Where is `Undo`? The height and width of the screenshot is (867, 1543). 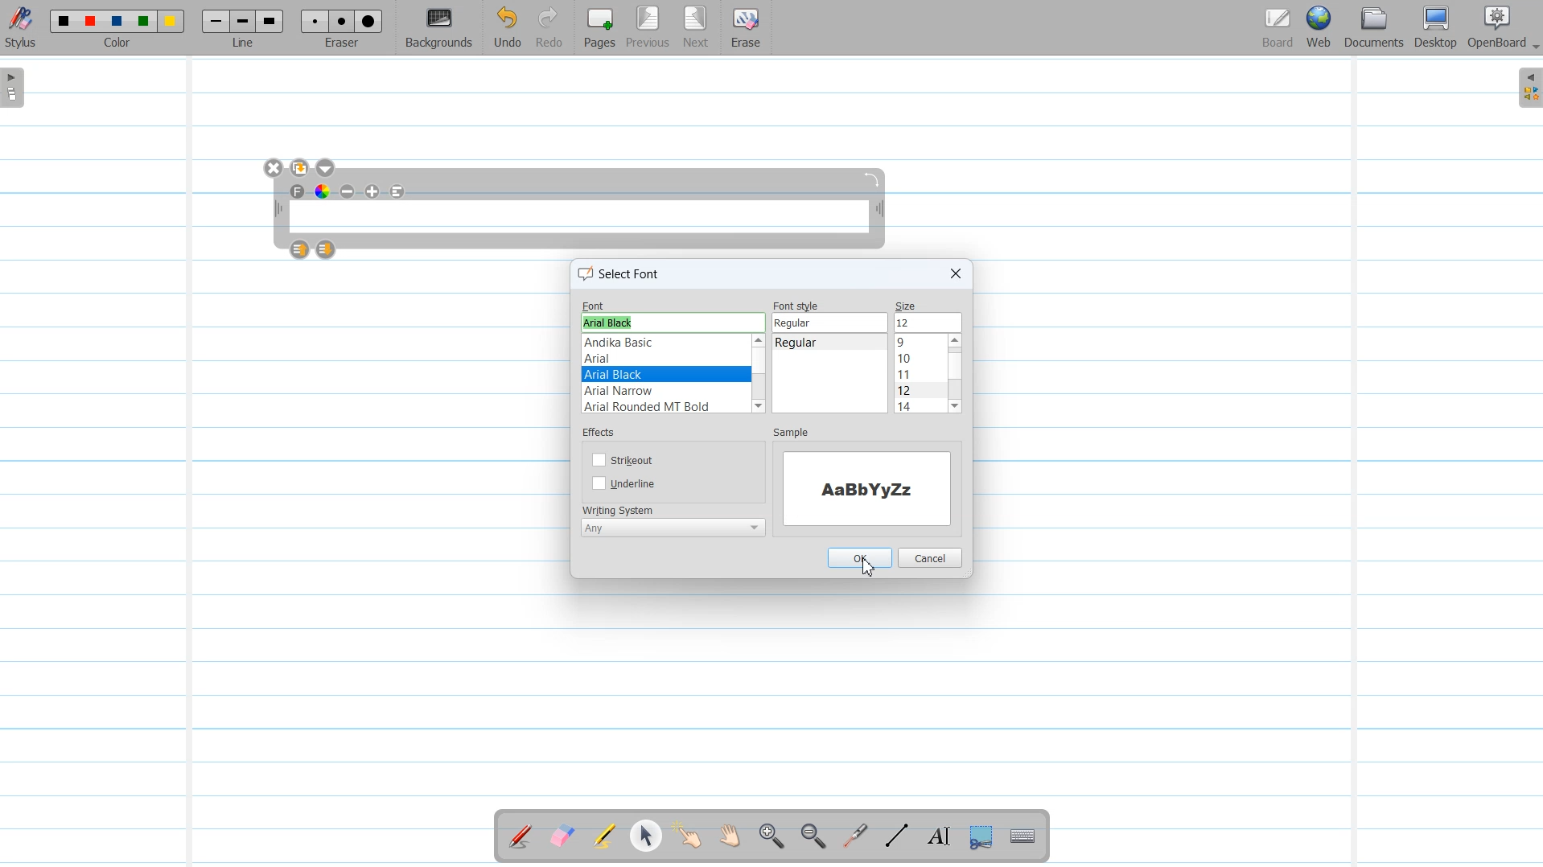 Undo is located at coordinates (507, 28).